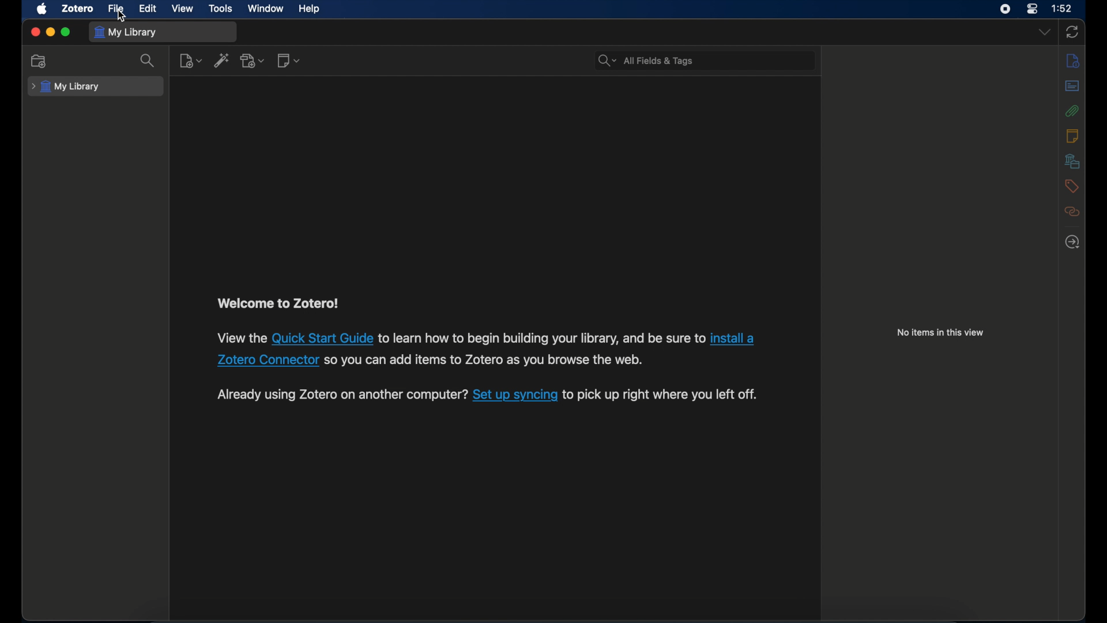 This screenshot has height=623, width=1107. What do you see at coordinates (277, 303) in the screenshot?
I see `welcome to zotero` at bounding box center [277, 303].